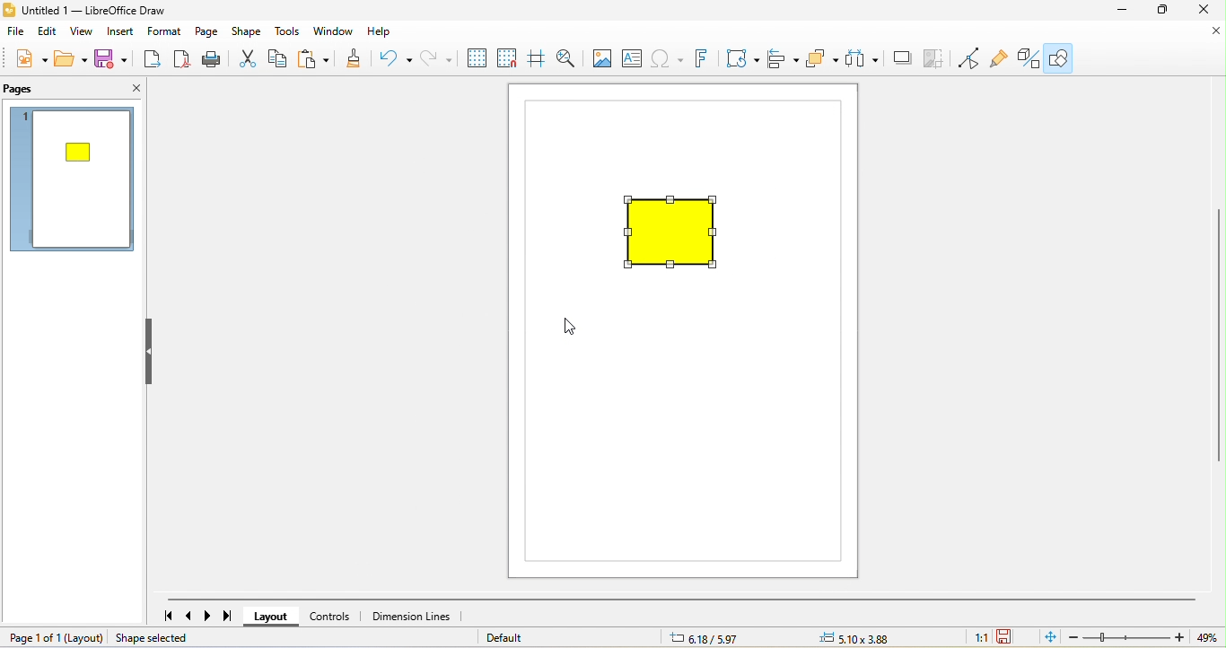 This screenshot has width=1226, height=648. I want to click on help, so click(388, 32).